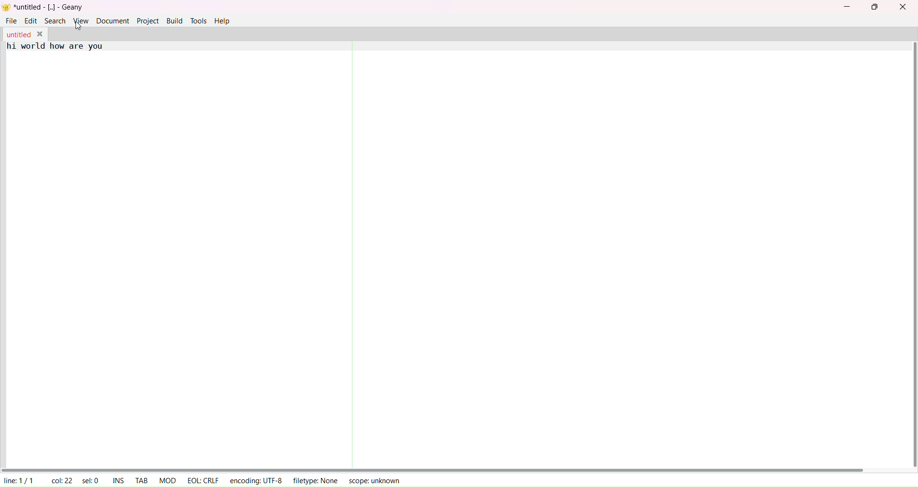  I want to click on close tab, so click(39, 32).